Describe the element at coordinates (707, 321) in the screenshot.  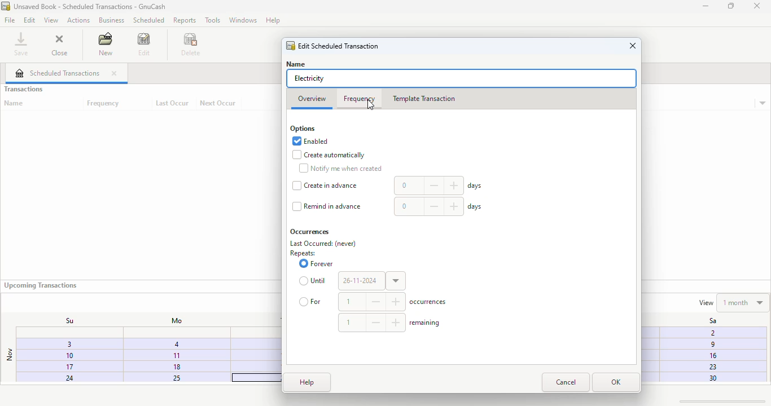
I see `Sa` at that location.